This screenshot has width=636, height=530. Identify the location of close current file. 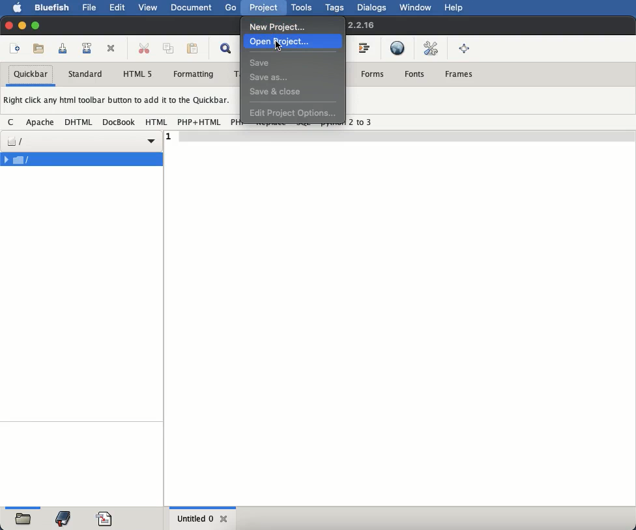
(112, 49).